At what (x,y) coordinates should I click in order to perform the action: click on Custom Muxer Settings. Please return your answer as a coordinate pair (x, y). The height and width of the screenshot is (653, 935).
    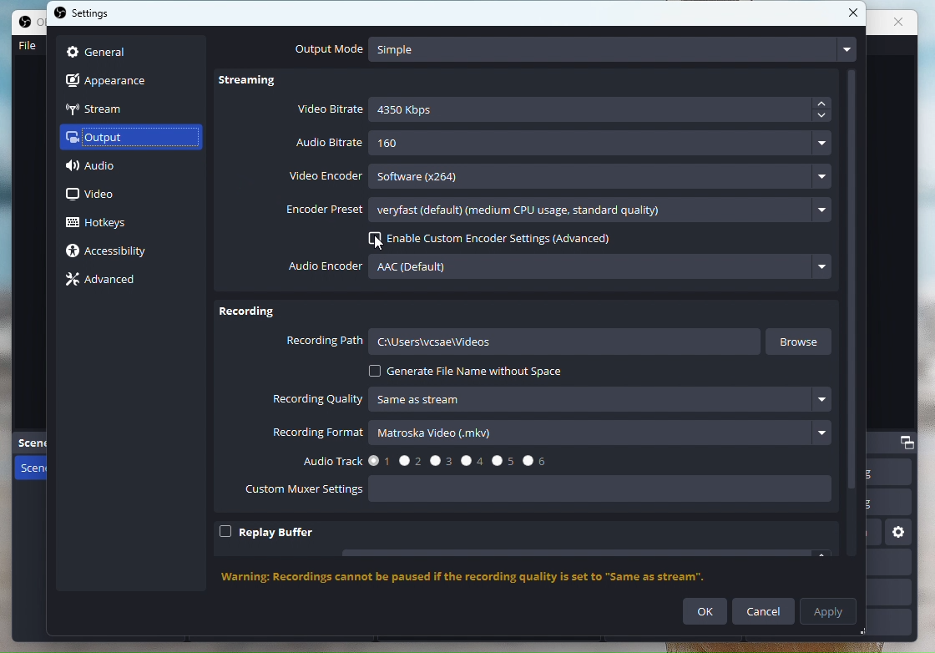
    Looking at the image, I should click on (534, 492).